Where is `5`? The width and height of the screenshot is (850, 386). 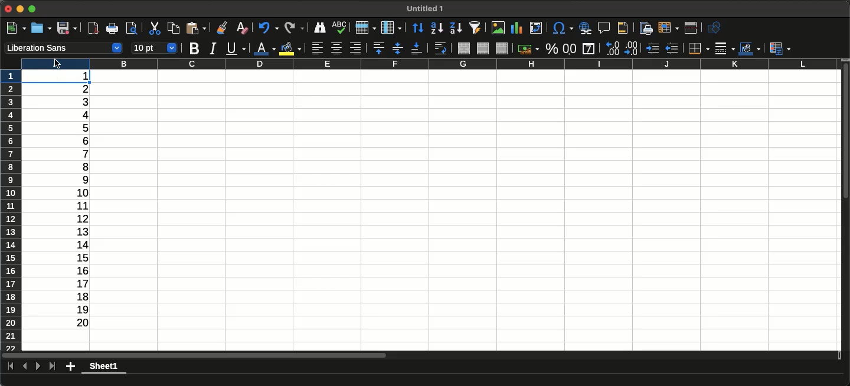 5 is located at coordinates (80, 129).